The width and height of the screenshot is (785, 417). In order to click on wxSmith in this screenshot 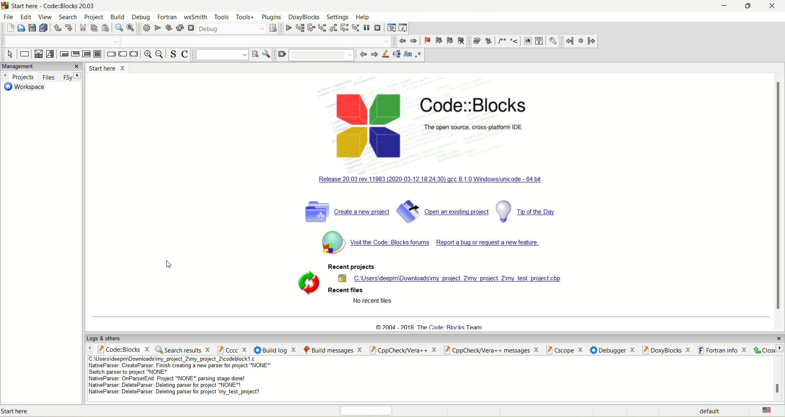, I will do `click(195, 17)`.